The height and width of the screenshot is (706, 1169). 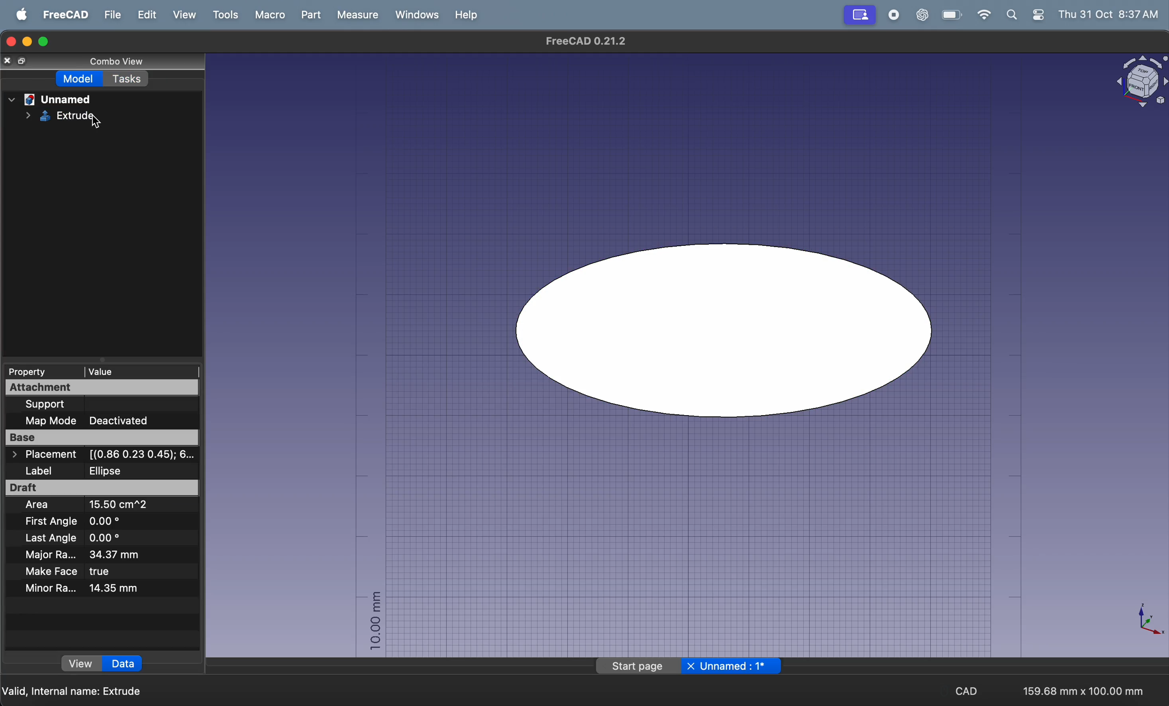 I want to click on value, so click(x=138, y=370).